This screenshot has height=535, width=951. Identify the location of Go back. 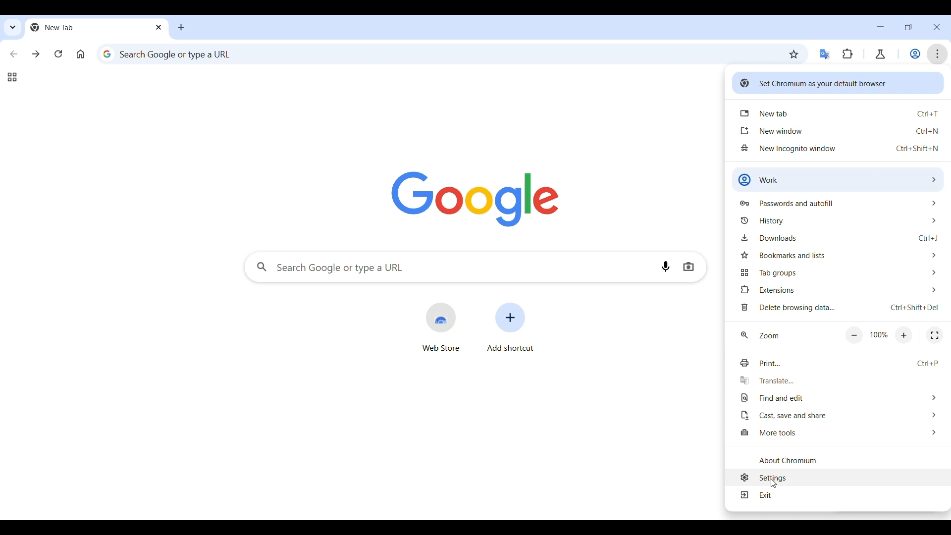
(14, 54).